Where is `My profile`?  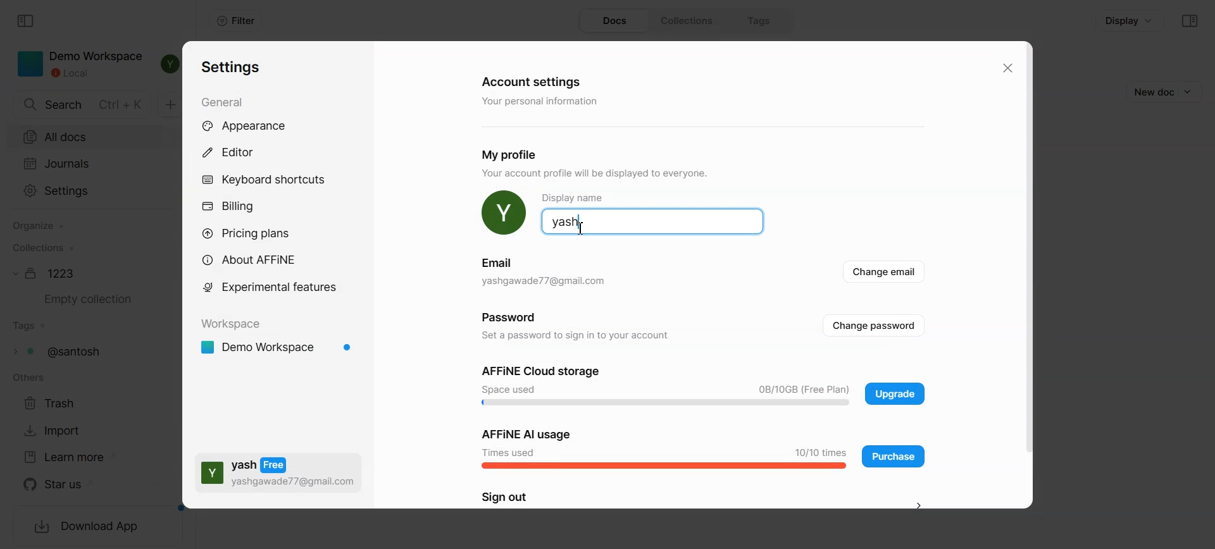
My profile is located at coordinates (514, 154).